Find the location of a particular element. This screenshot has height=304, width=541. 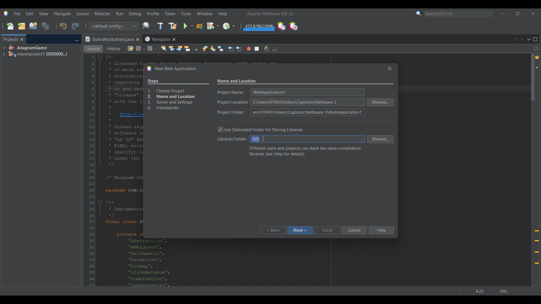

File menu is located at coordinates (17, 14).